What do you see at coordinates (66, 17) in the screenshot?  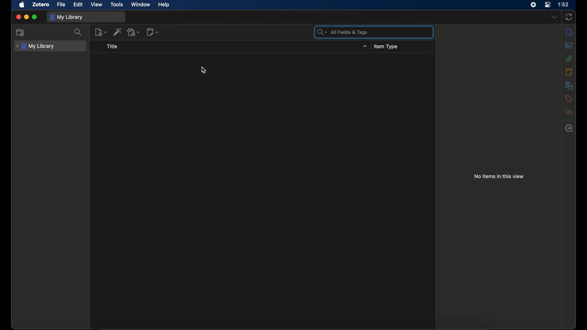 I see `my library` at bounding box center [66, 17].